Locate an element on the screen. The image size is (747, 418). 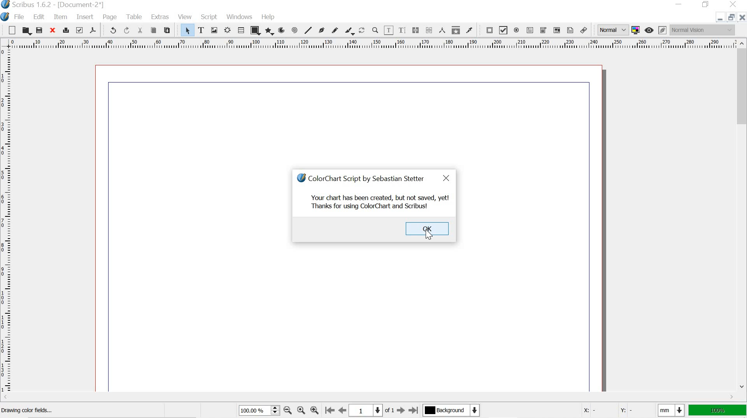
insert is located at coordinates (84, 17).